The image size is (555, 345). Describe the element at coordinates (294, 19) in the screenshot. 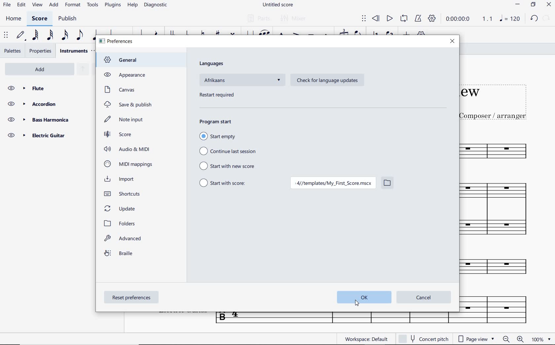

I see `mixer` at that location.